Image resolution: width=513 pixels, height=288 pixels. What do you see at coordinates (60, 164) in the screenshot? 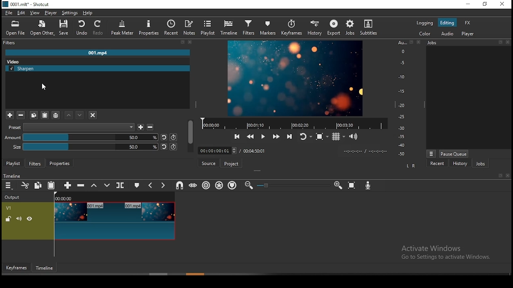
I see `properties` at bounding box center [60, 164].